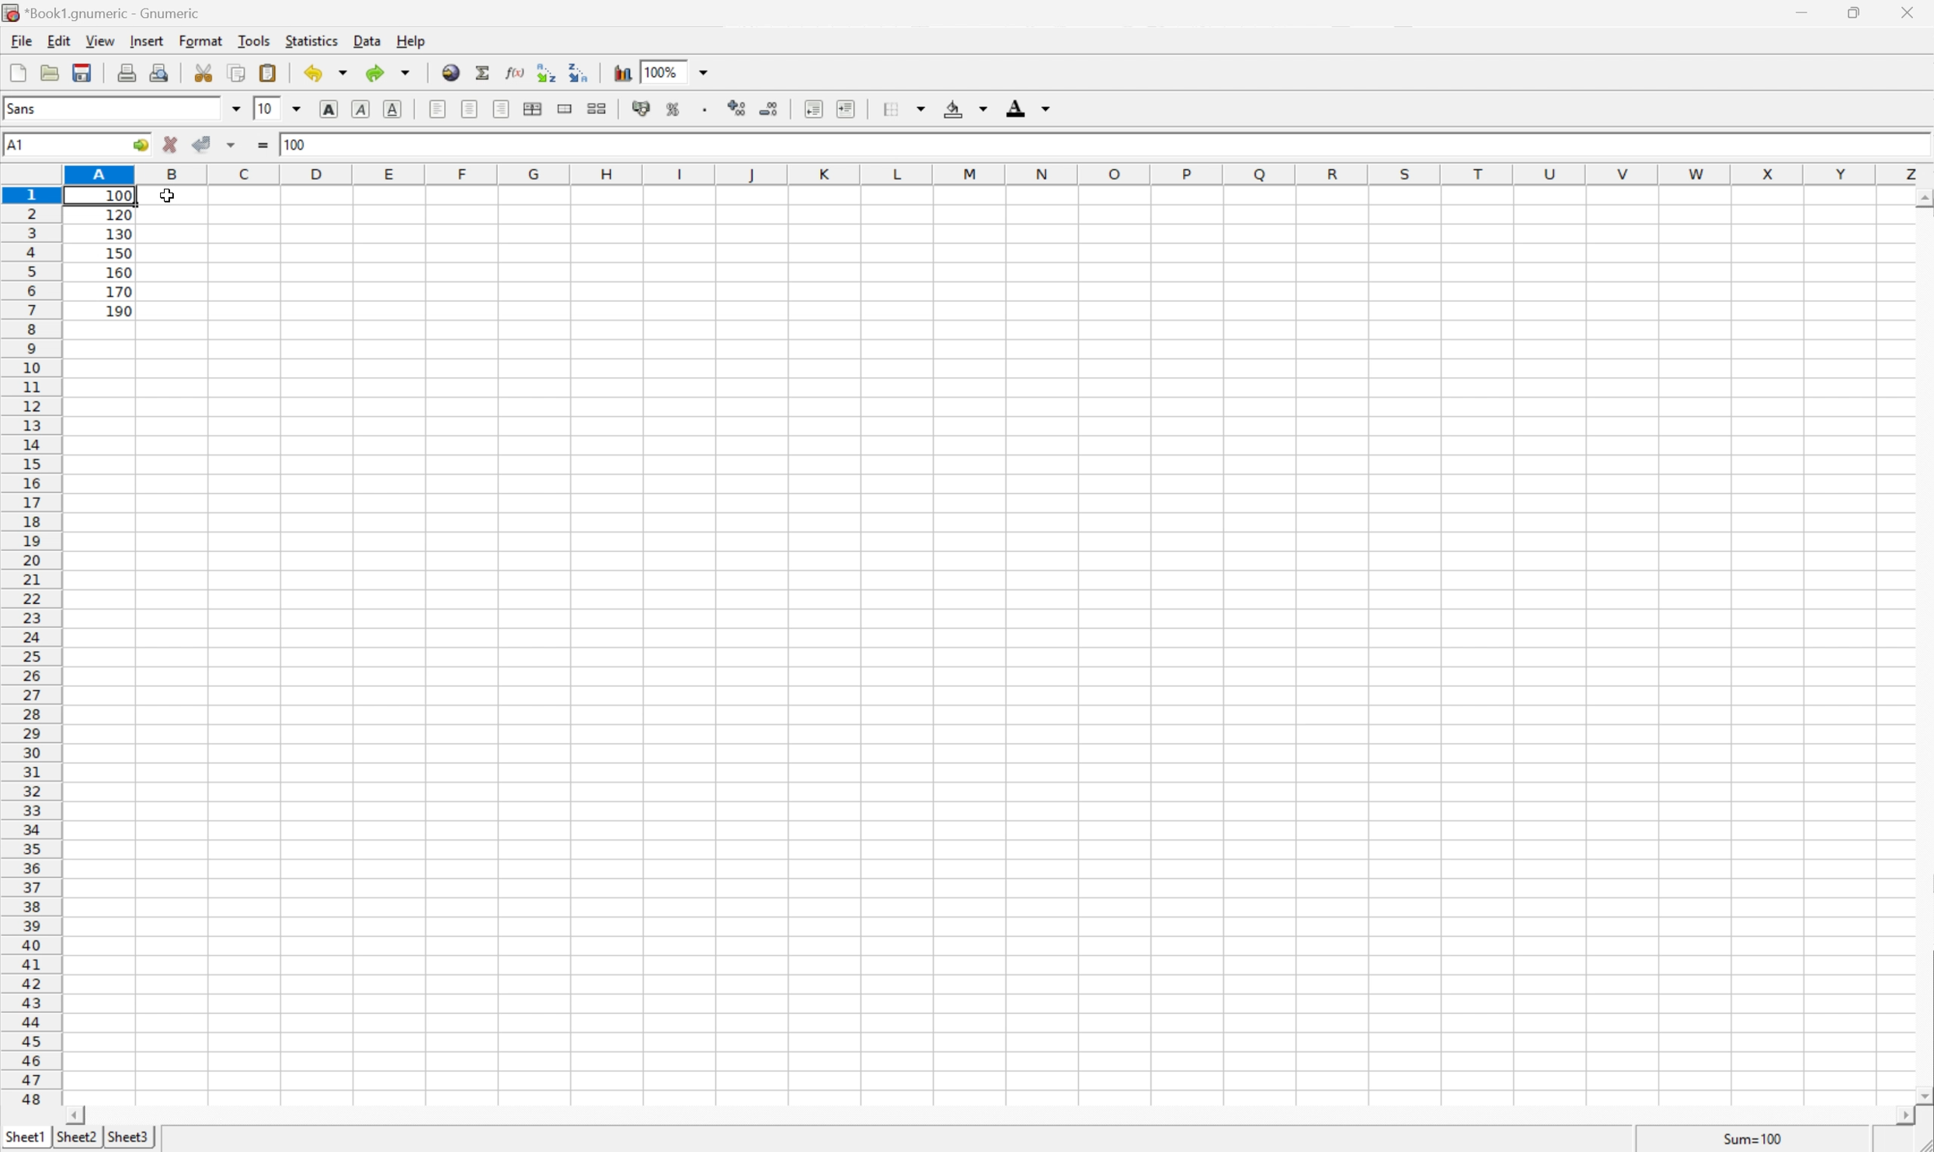  Describe the element at coordinates (117, 252) in the screenshot. I see `150` at that location.